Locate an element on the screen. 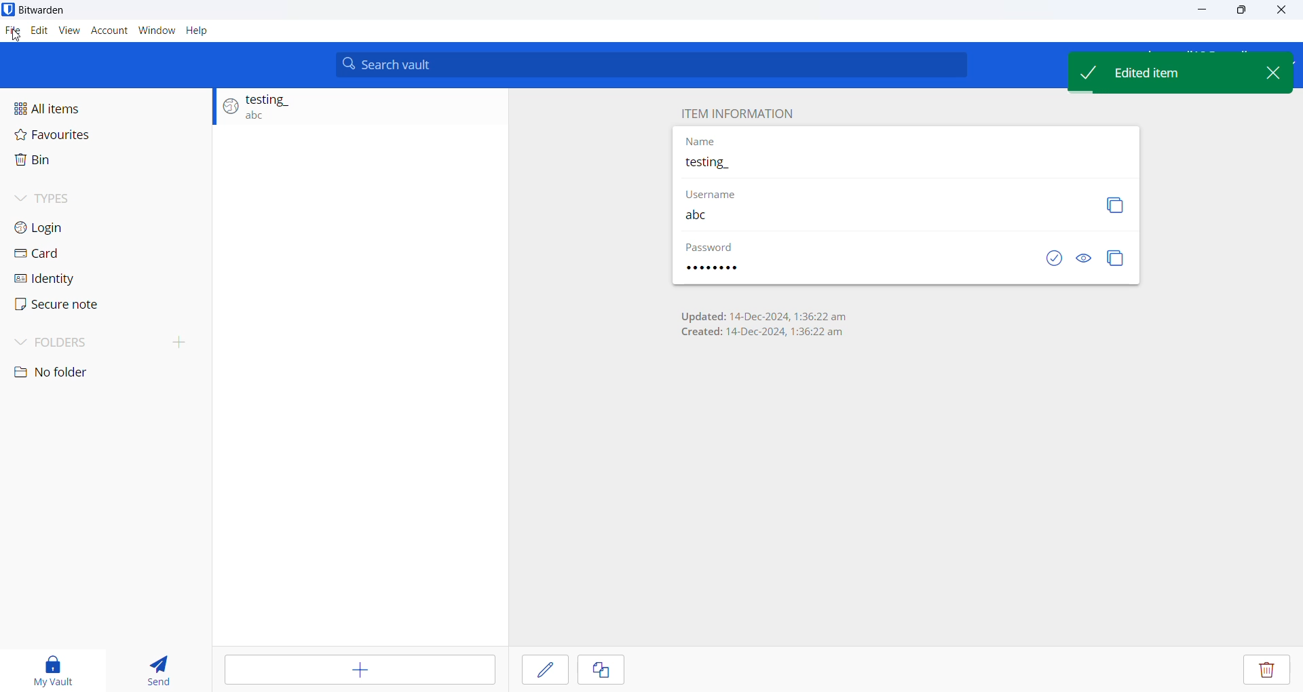 This screenshot has width=1303, height=692. Edited item popup text is located at coordinates (1155, 71).